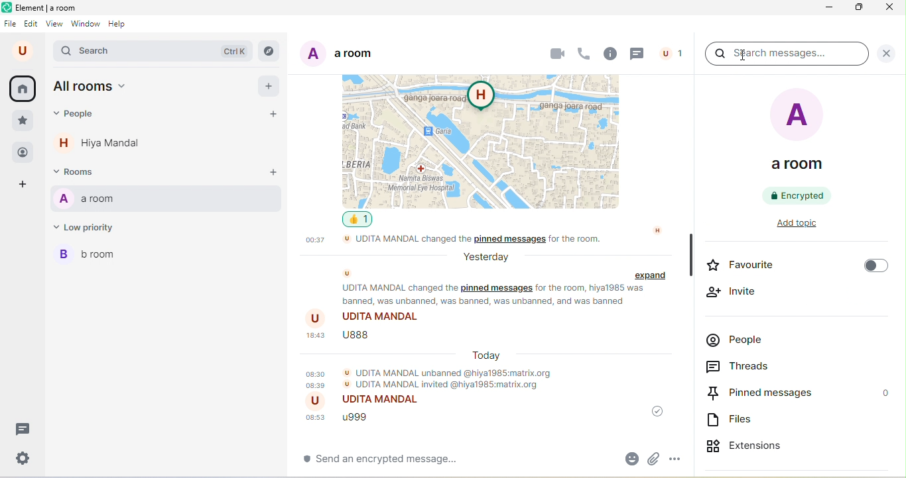 The height and width of the screenshot is (478, 906). What do you see at coordinates (11, 24) in the screenshot?
I see `file` at bounding box center [11, 24].